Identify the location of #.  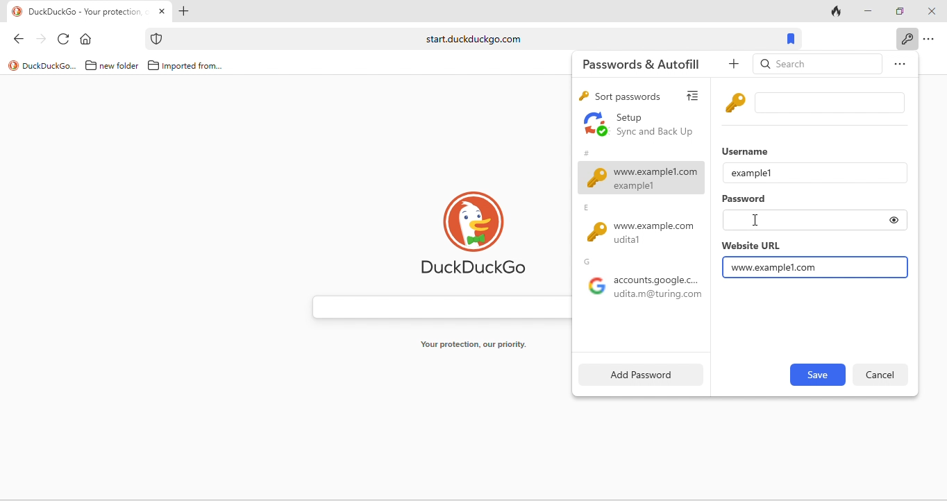
(586, 151).